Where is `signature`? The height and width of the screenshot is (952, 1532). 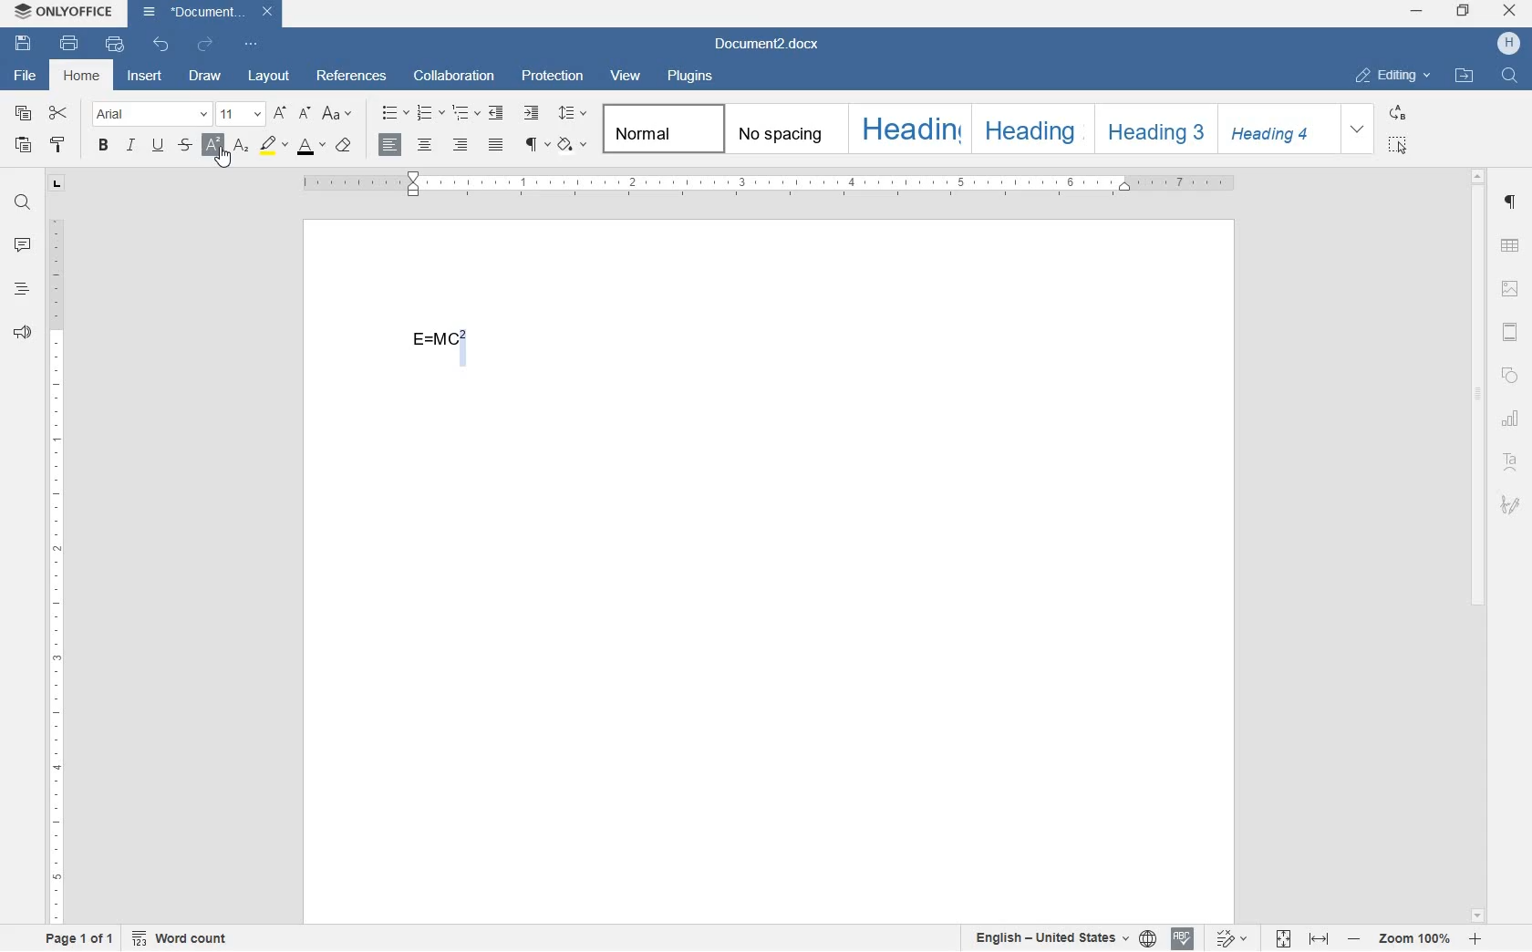
signature is located at coordinates (1512, 507).